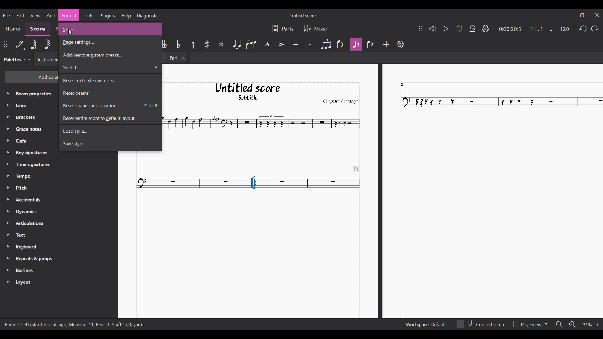  I want to click on Highlighted by cursor, so click(253, 183).